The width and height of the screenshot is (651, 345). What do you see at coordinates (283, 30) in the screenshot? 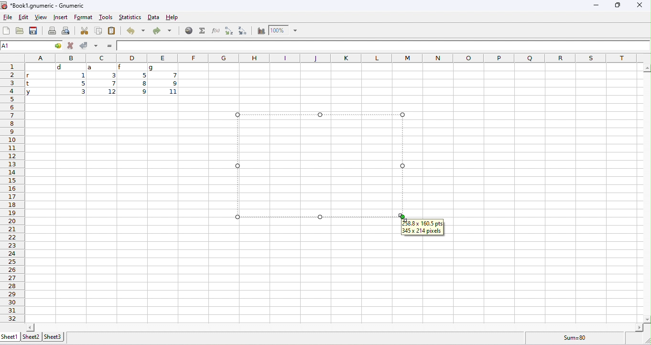
I see `zoom` at bounding box center [283, 30].